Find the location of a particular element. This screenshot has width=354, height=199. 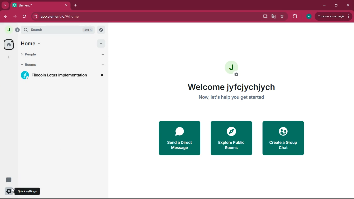

add is located at coordinates (103, 54).